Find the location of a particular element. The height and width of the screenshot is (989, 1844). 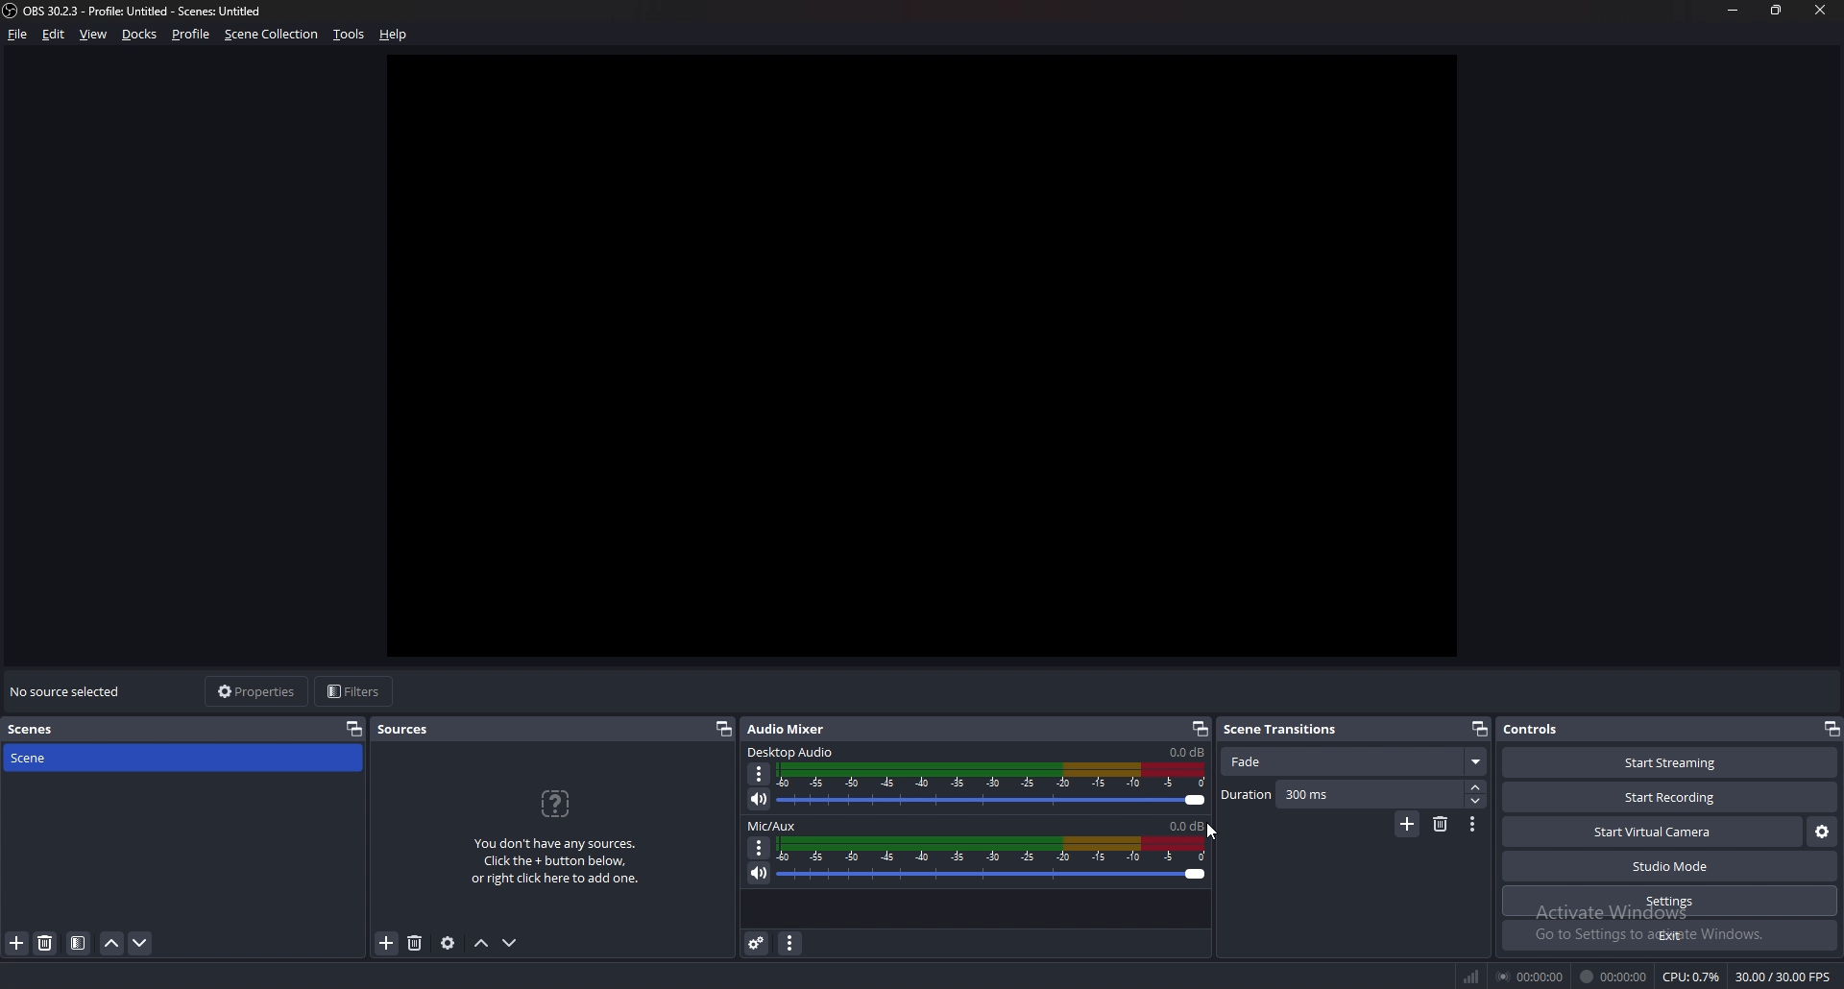

advanced audio properties is located at coordinates (759, 943).